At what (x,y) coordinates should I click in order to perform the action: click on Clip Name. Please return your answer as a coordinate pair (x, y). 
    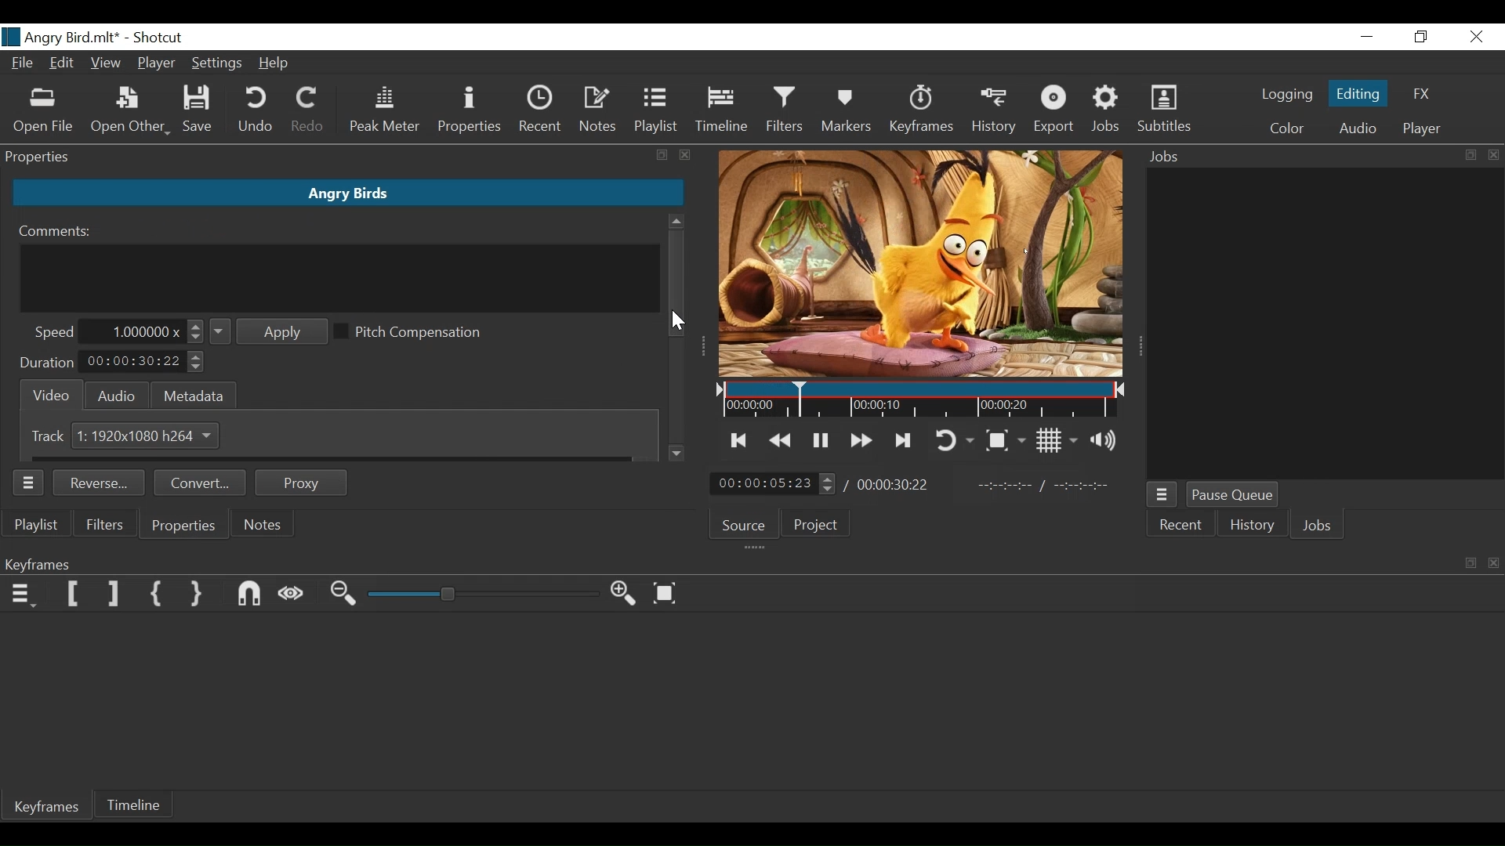
    Looking at the image, I should click on (346, 193).